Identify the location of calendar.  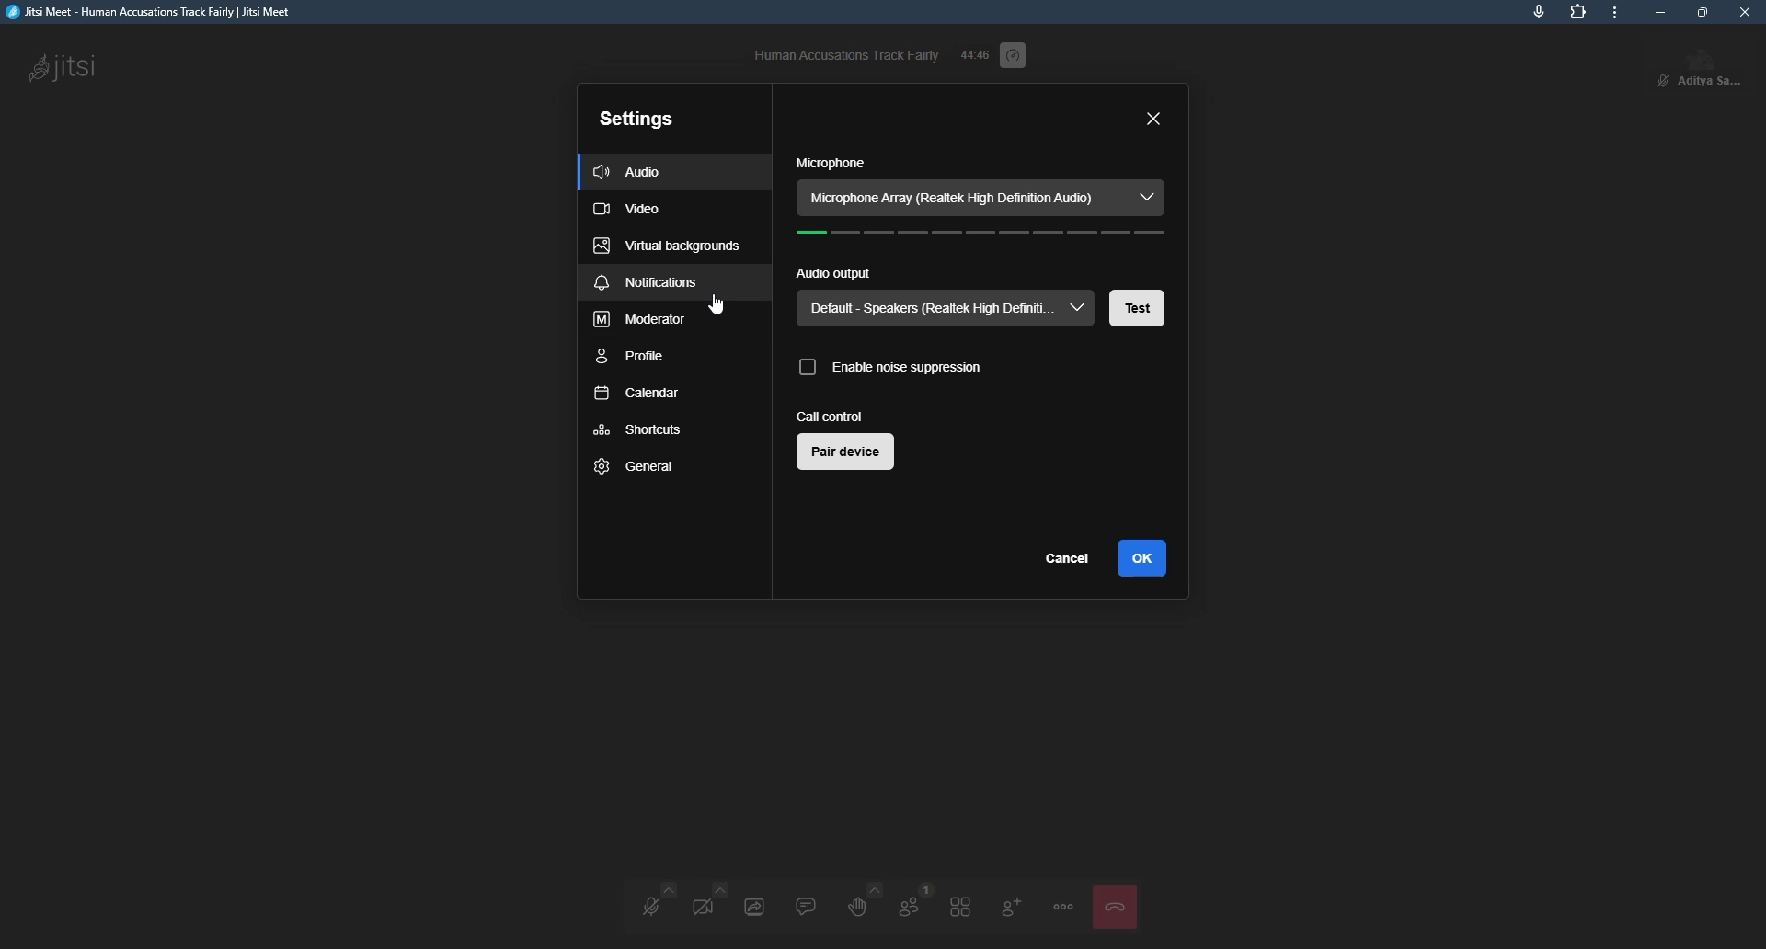
(636, 394).